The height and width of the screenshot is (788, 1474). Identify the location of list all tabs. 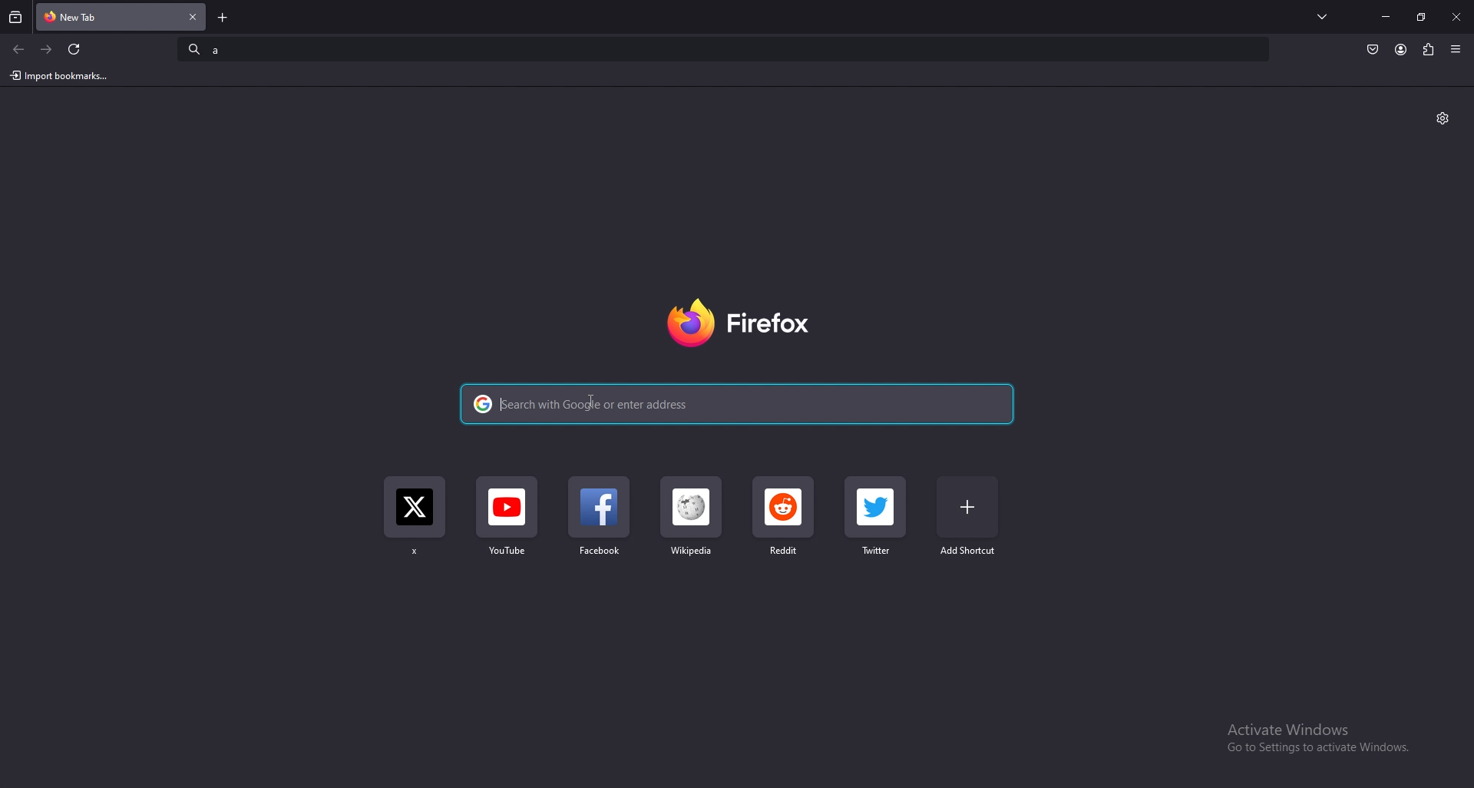
(1324, 15).